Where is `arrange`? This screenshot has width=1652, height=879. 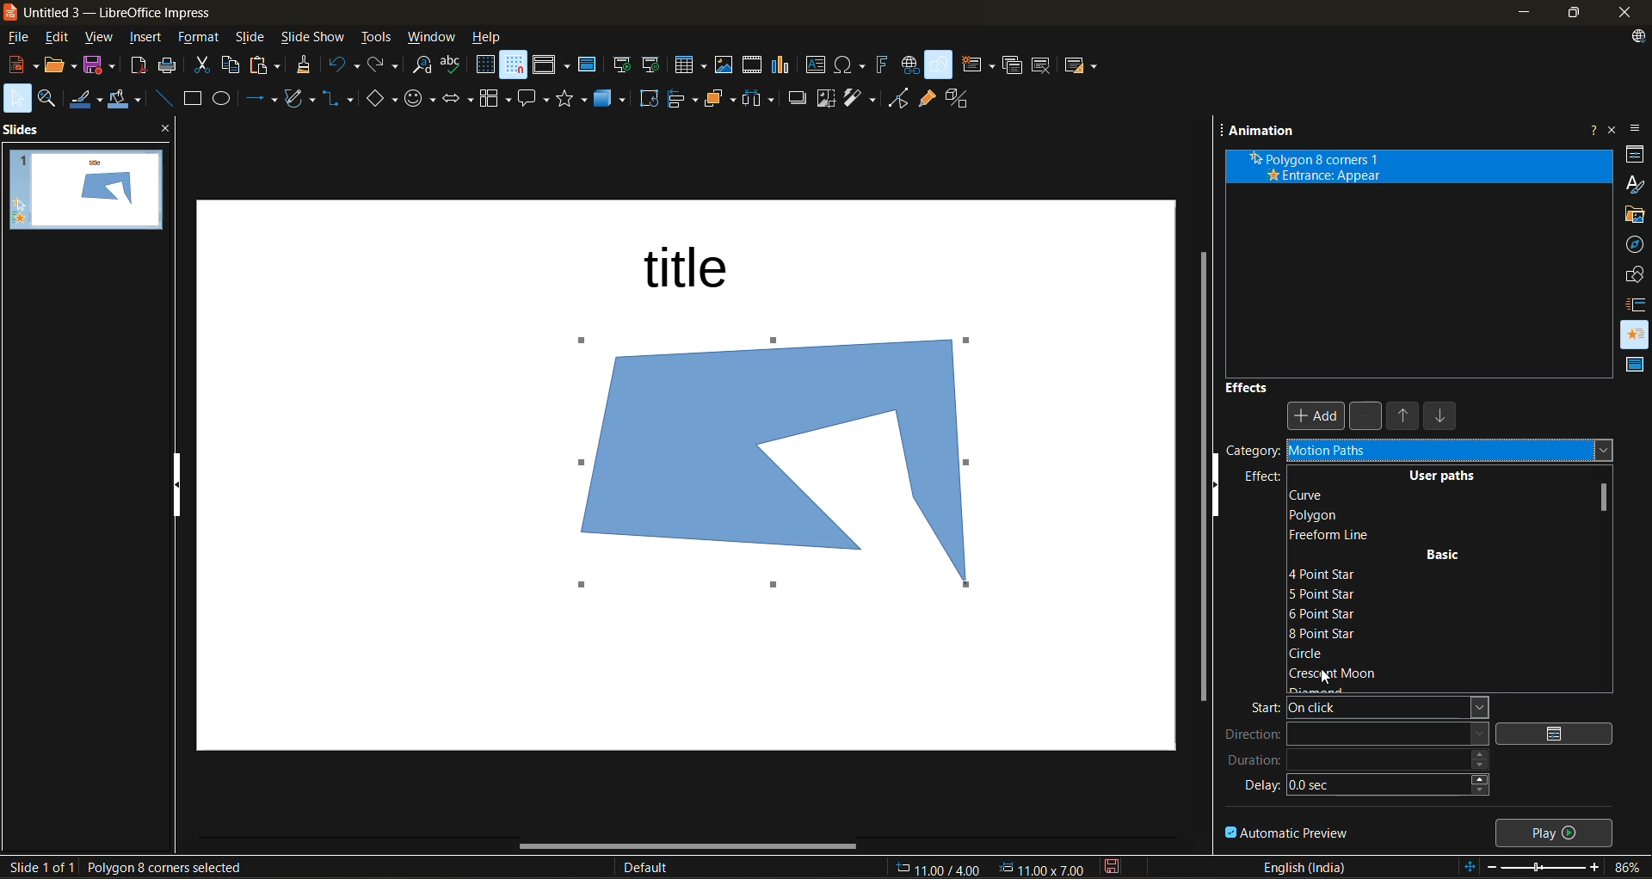 arrange is located at coordinates (715, 102).